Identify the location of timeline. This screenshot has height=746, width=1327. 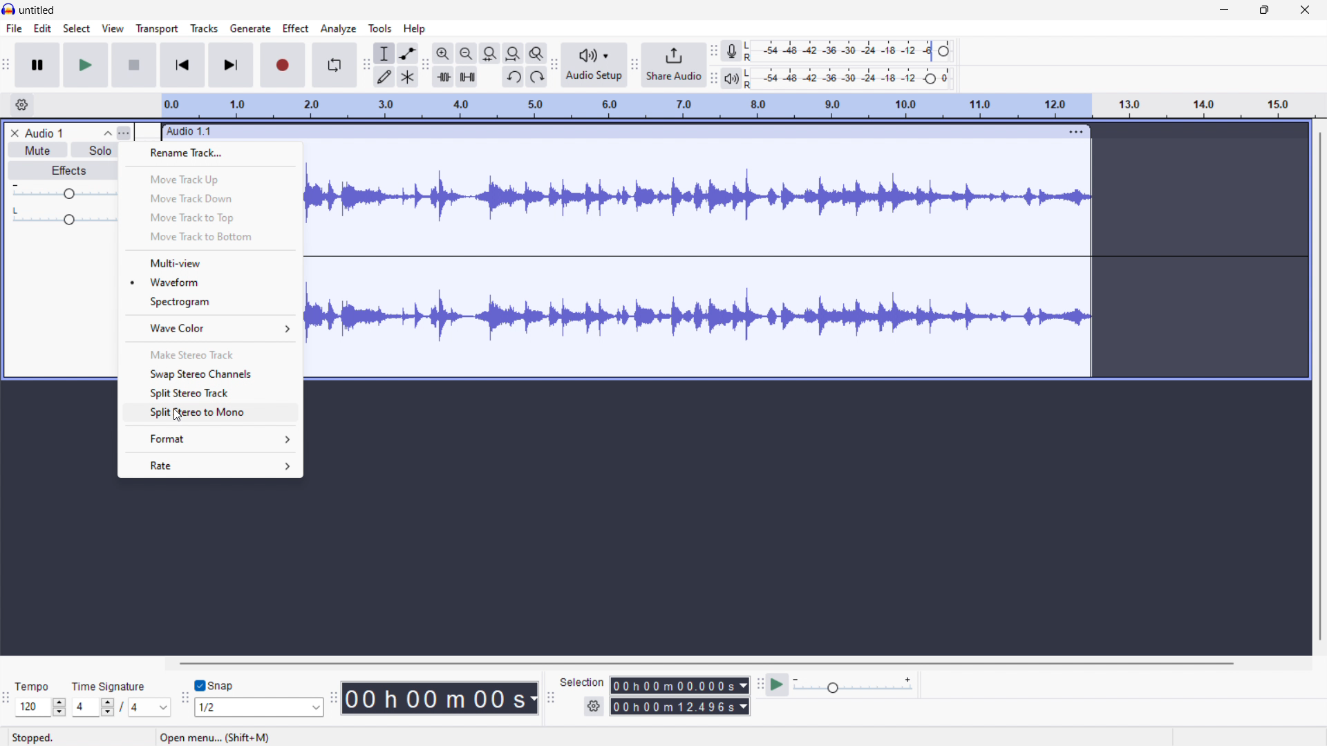
(738, 106).